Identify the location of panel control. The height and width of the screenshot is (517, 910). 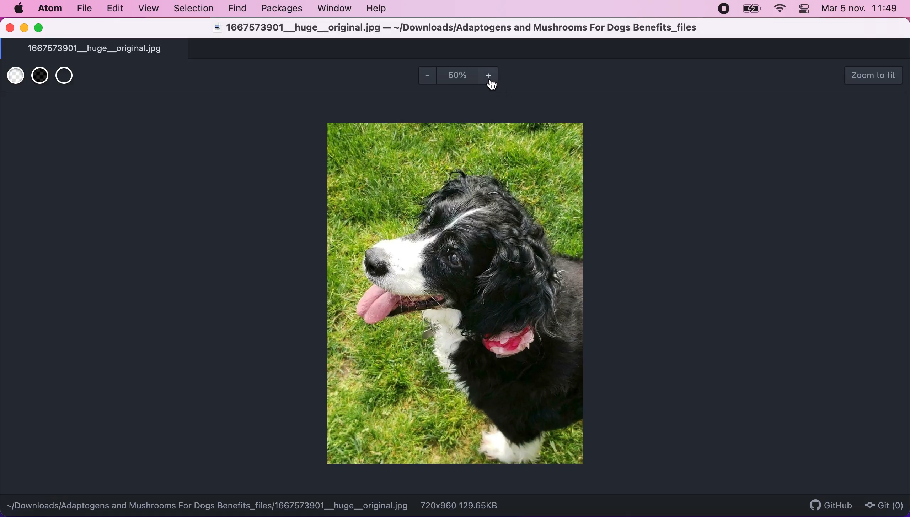
(806, 10).